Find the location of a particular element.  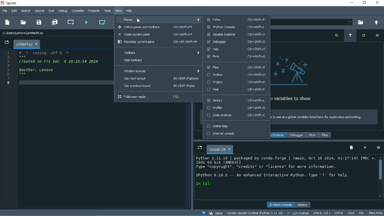

History is located at coordinates (236, 101).